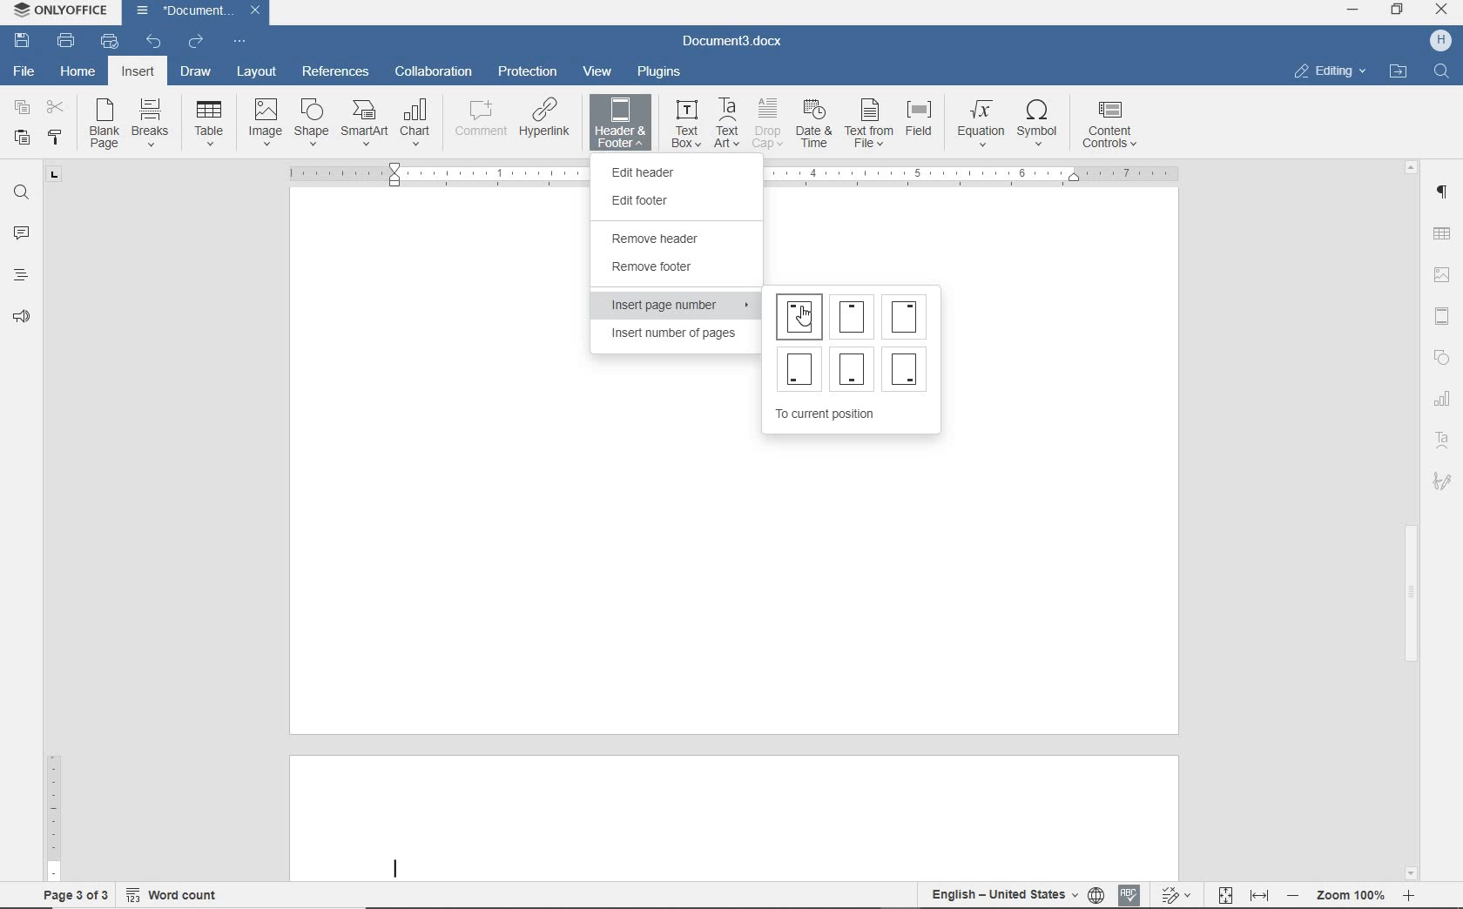 The height and width of the screenshot is (909, 1463). What do you see at coordinates (26, 73) in the screenshot?
I see `FILE` at bounding box center [26, 73].